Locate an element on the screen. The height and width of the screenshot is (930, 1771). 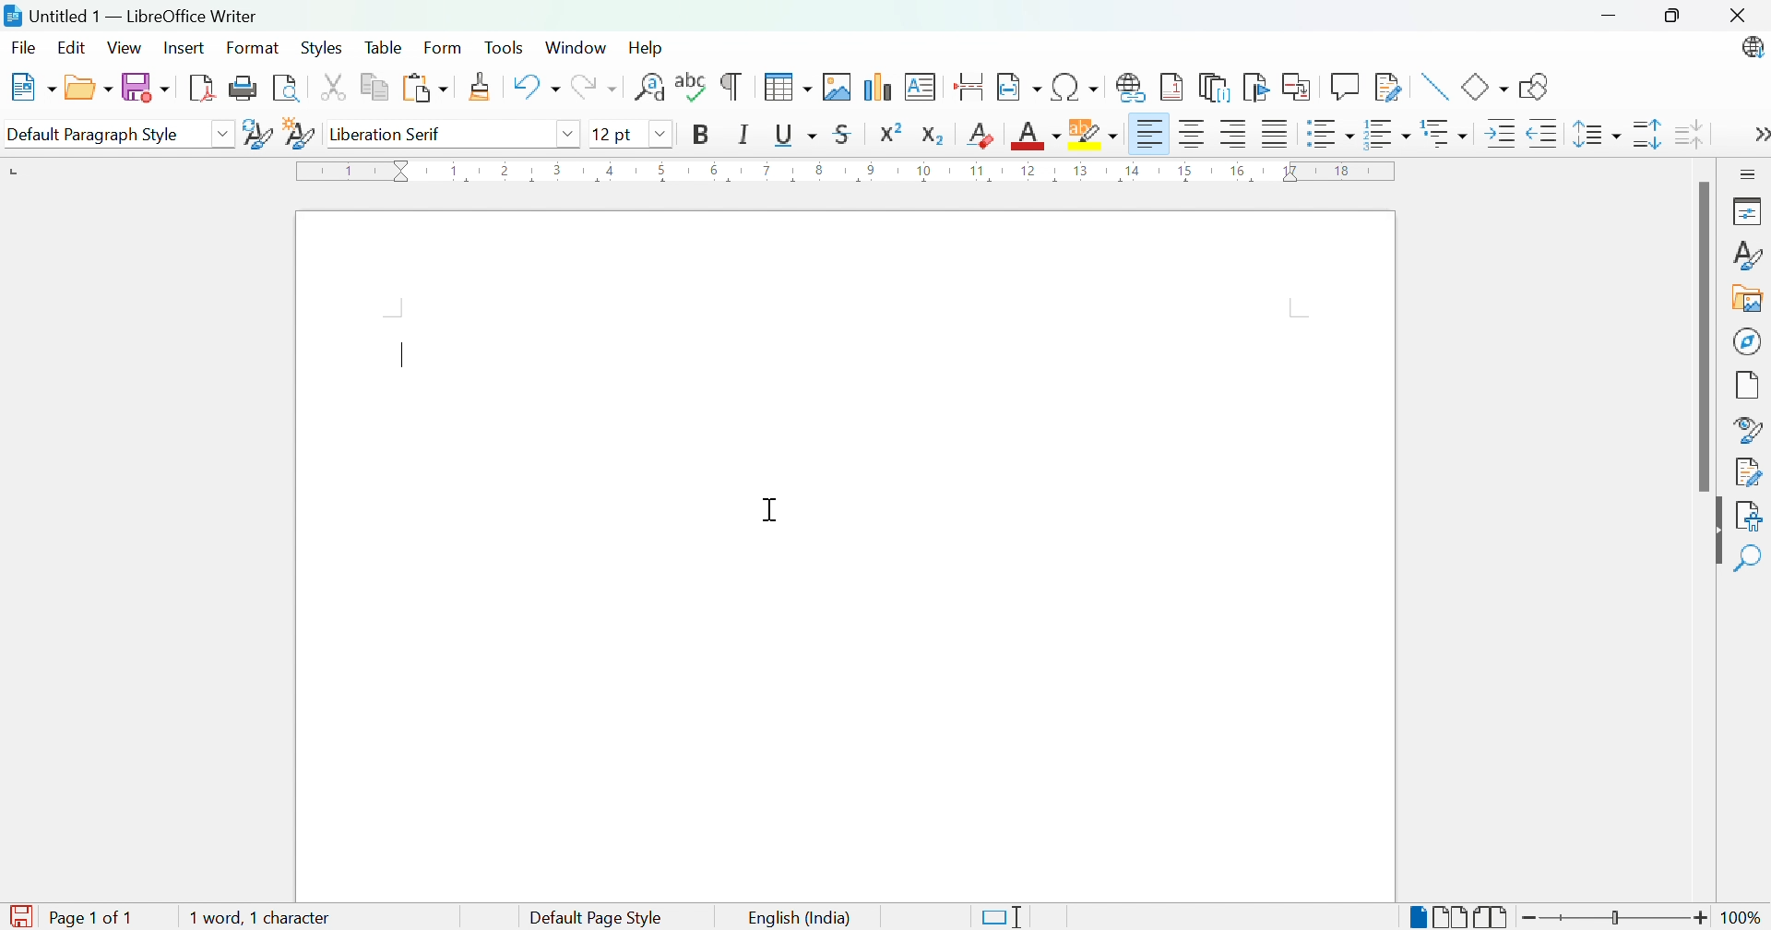
Basic shapes is located at coordinates (1486, 87).